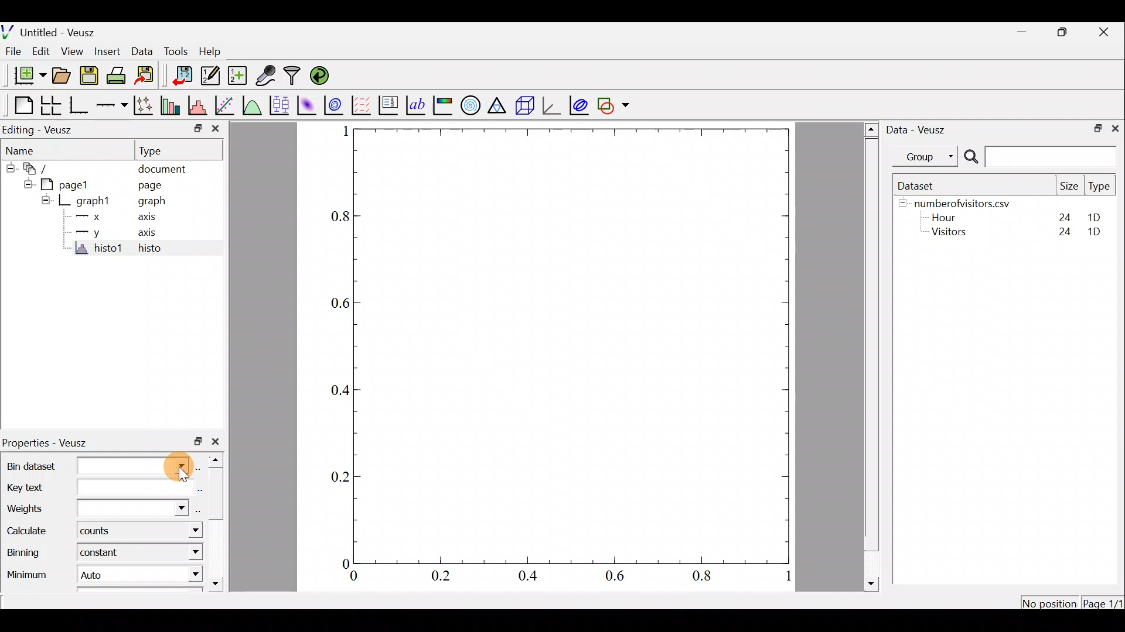 The image size is (1125, 632). What do you see at coordinates (89, 77) in the screenshot?
I see `save the document` at bounding box center [89, 77].